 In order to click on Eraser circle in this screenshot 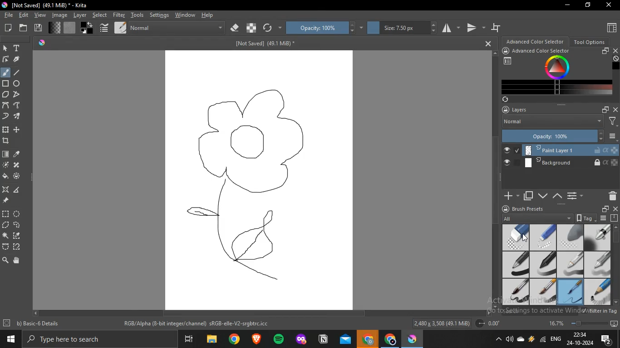, I will do `click(515, 237)`.